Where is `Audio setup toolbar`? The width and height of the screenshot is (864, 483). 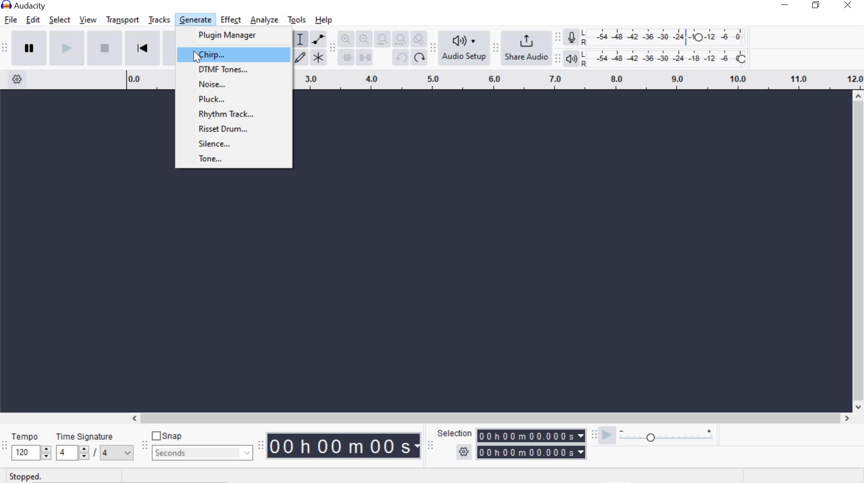 Audio setup toolbar is located at coordinates (432, 48).